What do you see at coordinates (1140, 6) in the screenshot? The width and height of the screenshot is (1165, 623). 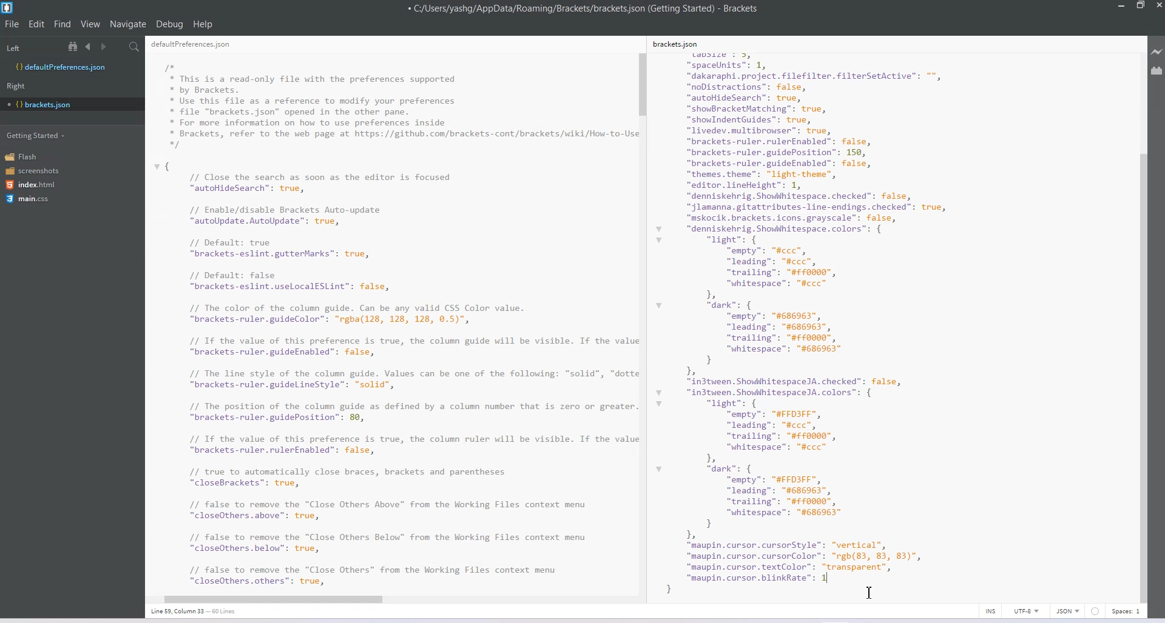 I see `Maximize` at bounding box center [1140, 6].